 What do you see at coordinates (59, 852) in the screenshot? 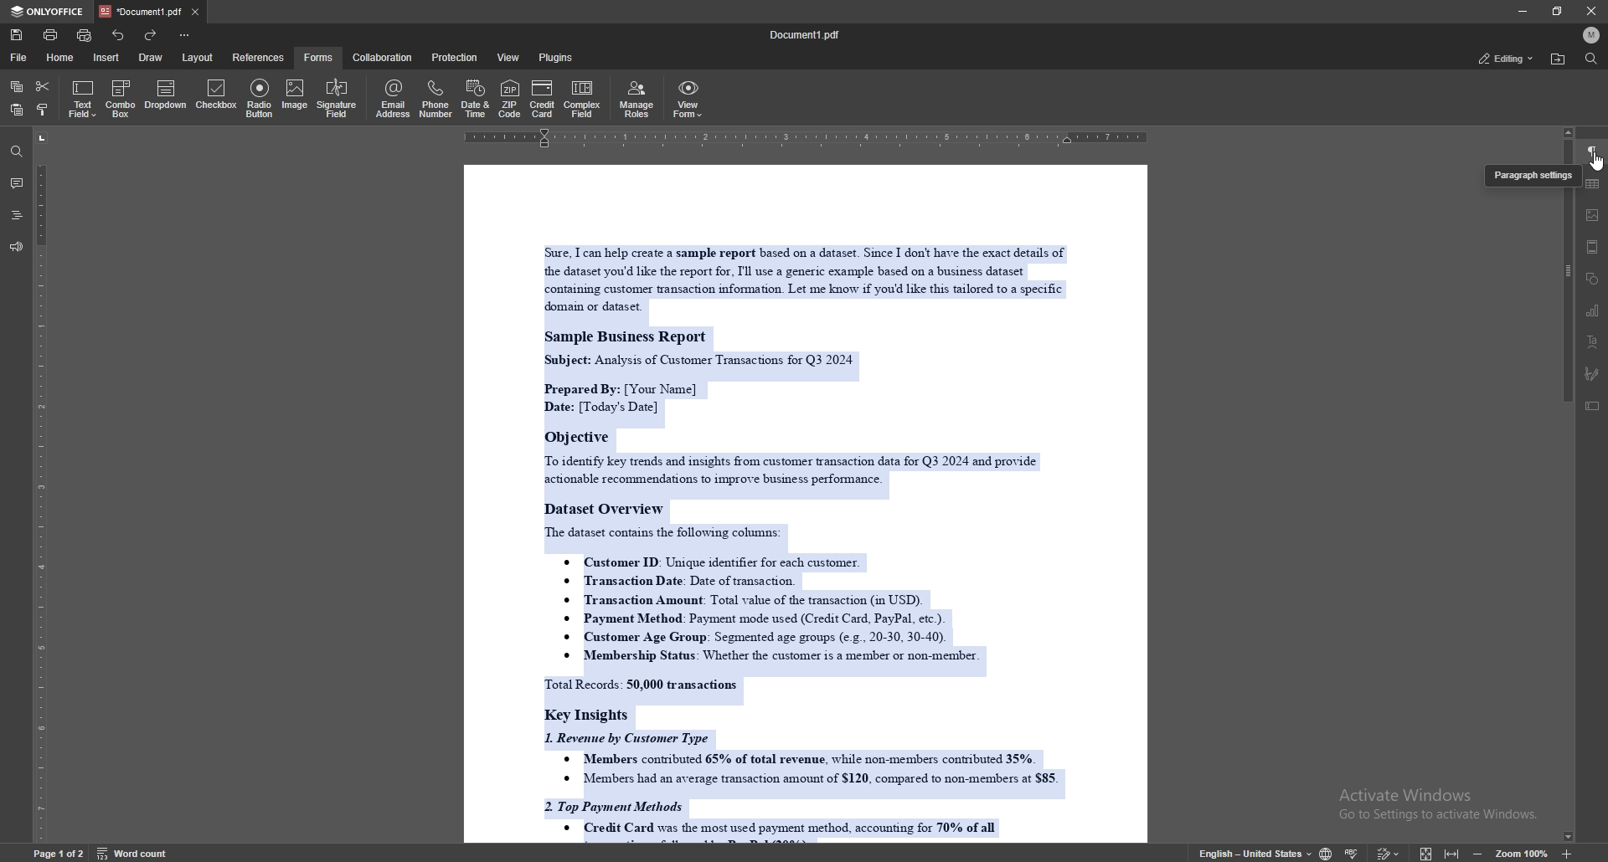
I see `page` at bounding box center [59, 852].